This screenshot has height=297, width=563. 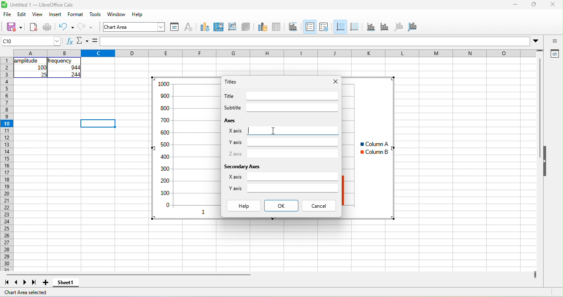 I want to click on x axis, so click(x=371, y=27).